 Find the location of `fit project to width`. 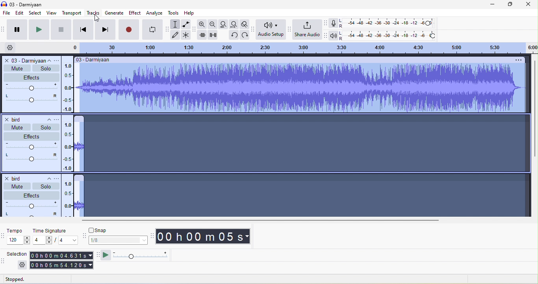

fit project to width is located at coordinates (234, 25).